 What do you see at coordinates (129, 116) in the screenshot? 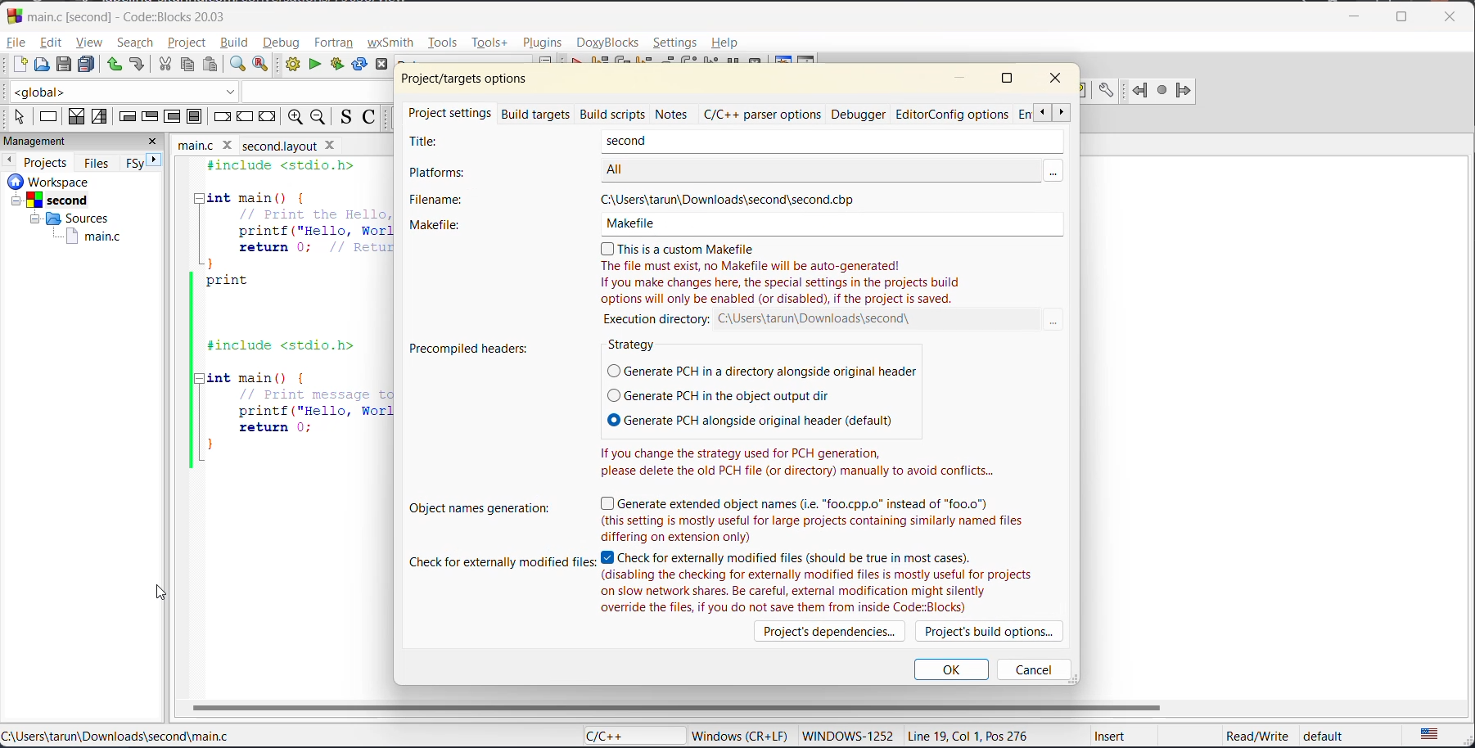
I see `entry condition loop` at bounding box center [129, 116].